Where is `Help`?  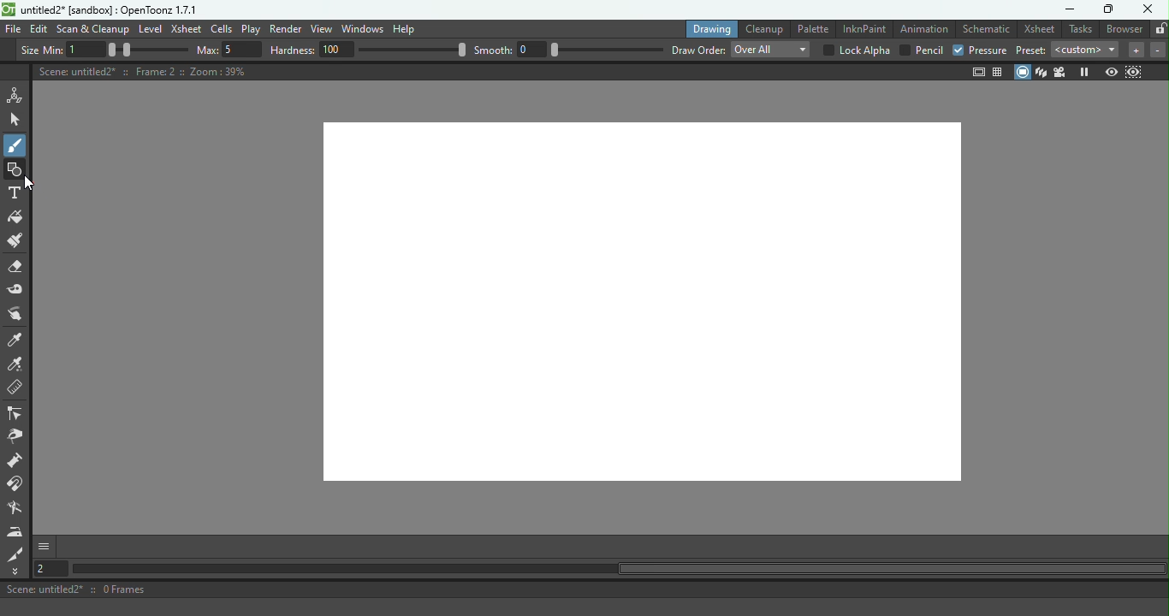 Help is located at coordinates (403, 28).